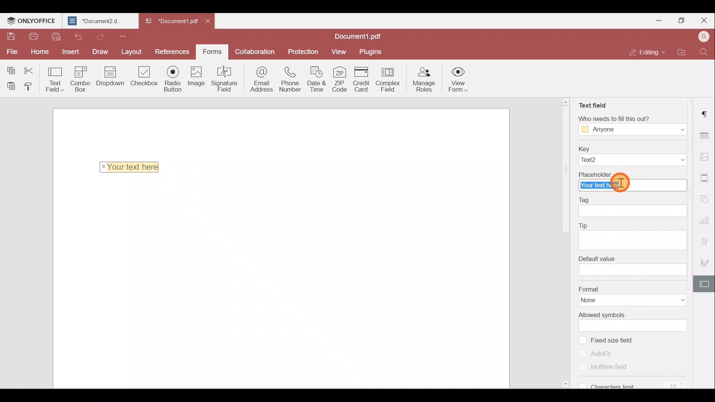  I want to click on tag field, so click(633, 211).